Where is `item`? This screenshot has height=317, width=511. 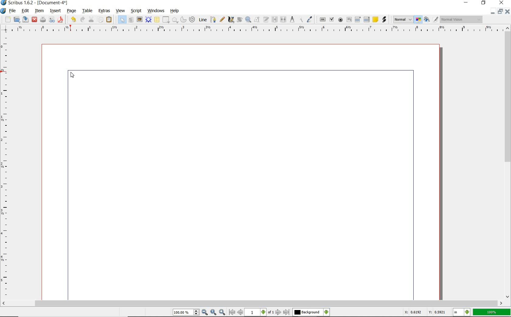
item is located at coordinates (39, 11).